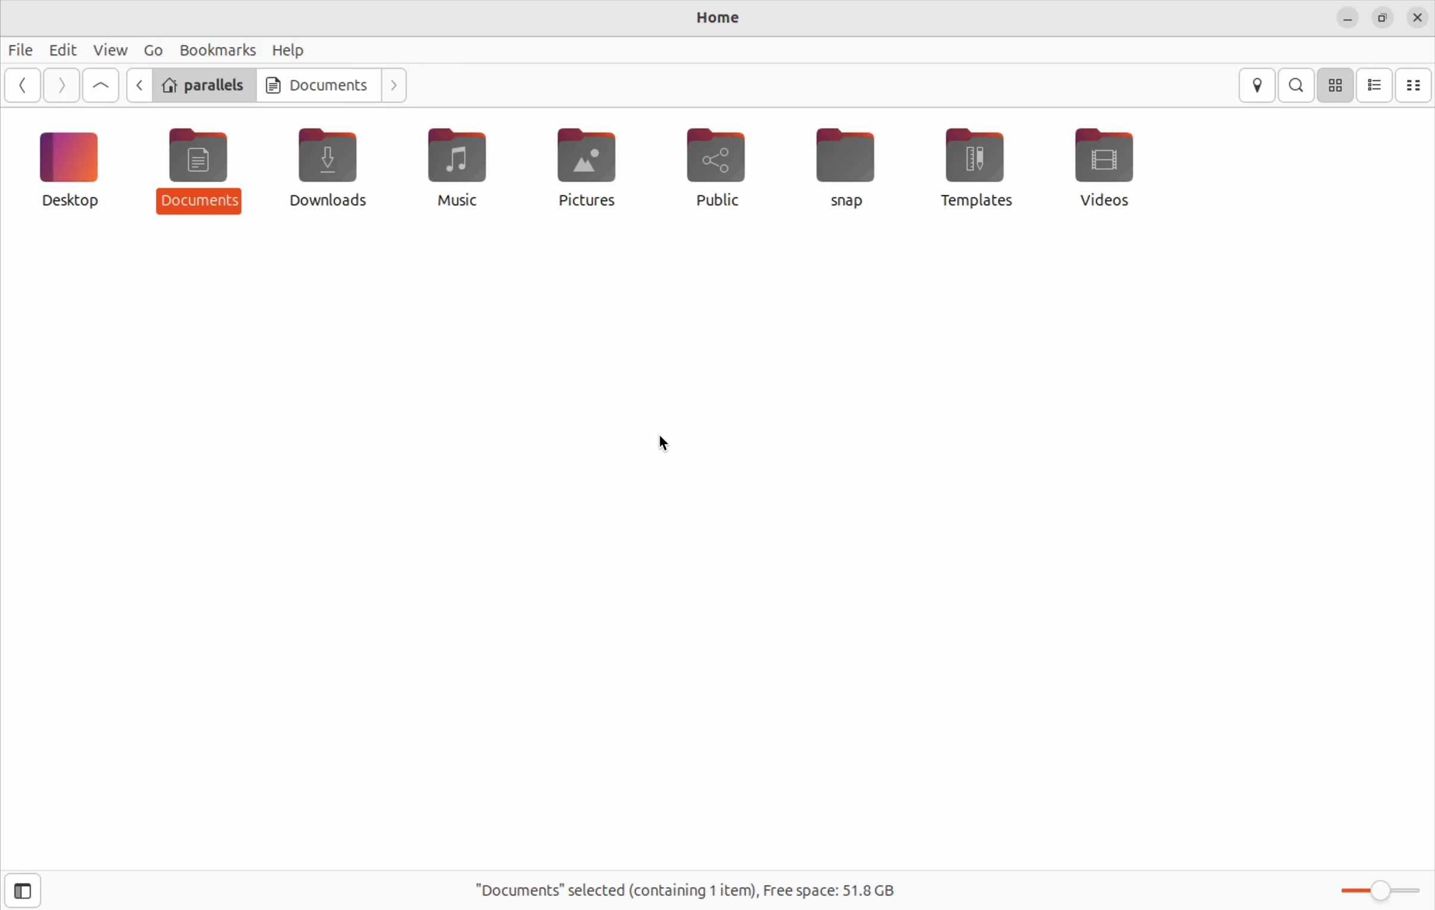  What do you see at coordinates (394, 85) in the screenshot?
I see `next` at bounding box center [394, 85].